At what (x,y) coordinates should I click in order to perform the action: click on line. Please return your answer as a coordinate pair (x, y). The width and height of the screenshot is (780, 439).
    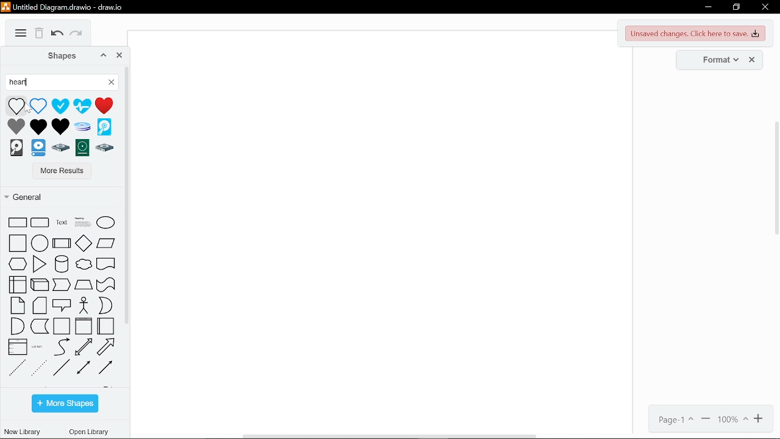
    Looking at the image, I should click on (62, 368).